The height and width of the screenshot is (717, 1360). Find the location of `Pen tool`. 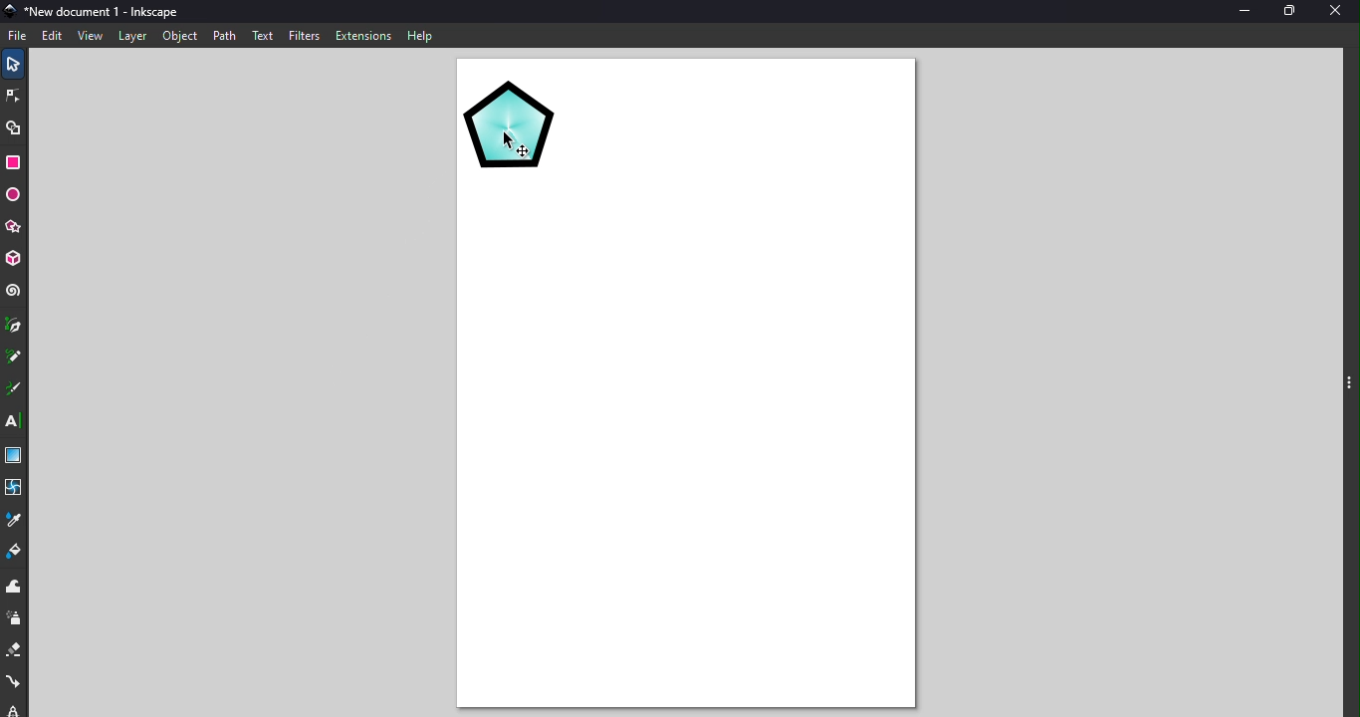

Pen tool is located at coordinates (13, 327).